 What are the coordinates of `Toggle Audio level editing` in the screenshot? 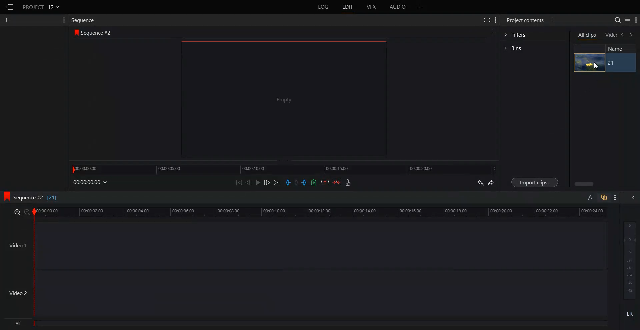 It's located at (590, 198).